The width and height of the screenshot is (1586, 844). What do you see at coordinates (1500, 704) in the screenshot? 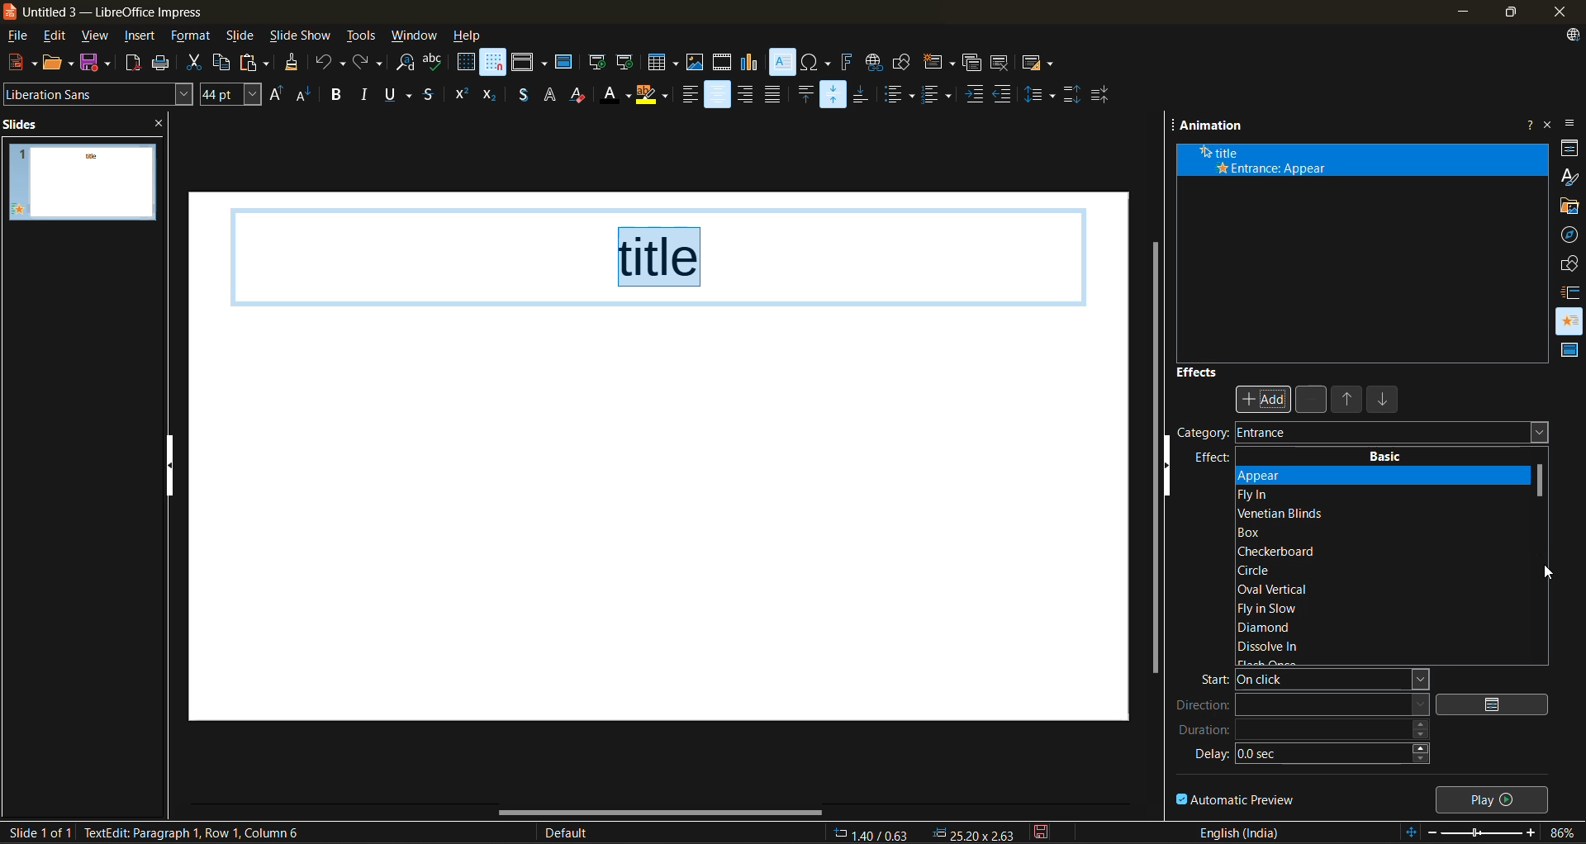
I see `options` at bounding box center [1500, 704].